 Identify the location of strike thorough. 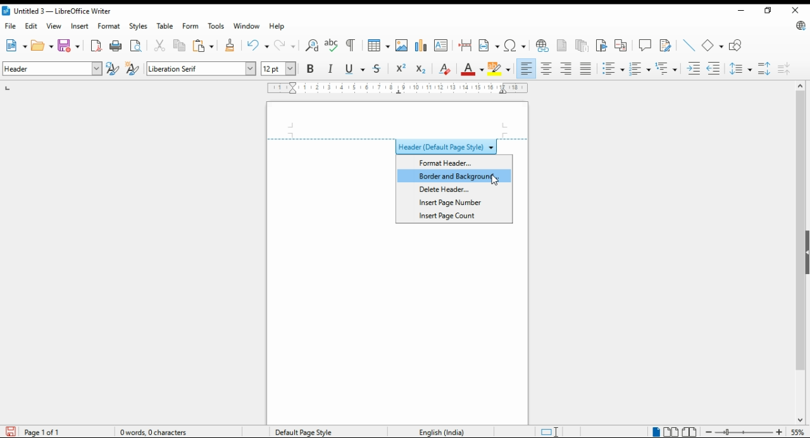
(378, 69).